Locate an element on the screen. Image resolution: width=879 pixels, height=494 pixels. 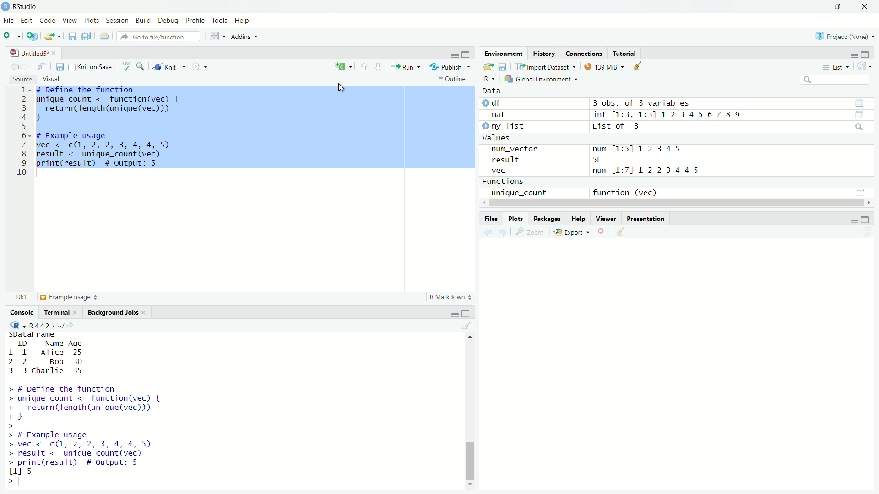
minimize is located at coordinates (453, 55).